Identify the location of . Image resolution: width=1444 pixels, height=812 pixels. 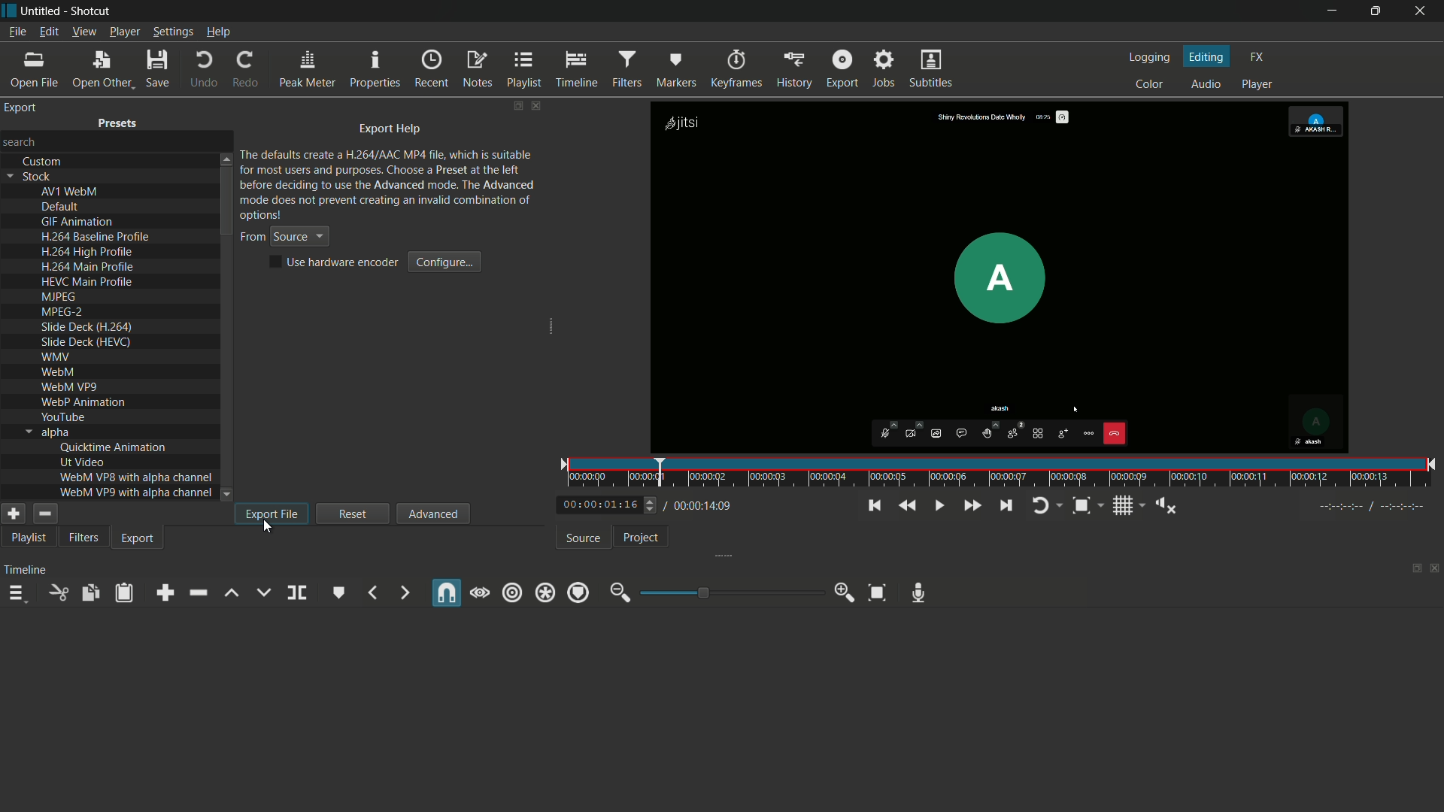
(123, 31).